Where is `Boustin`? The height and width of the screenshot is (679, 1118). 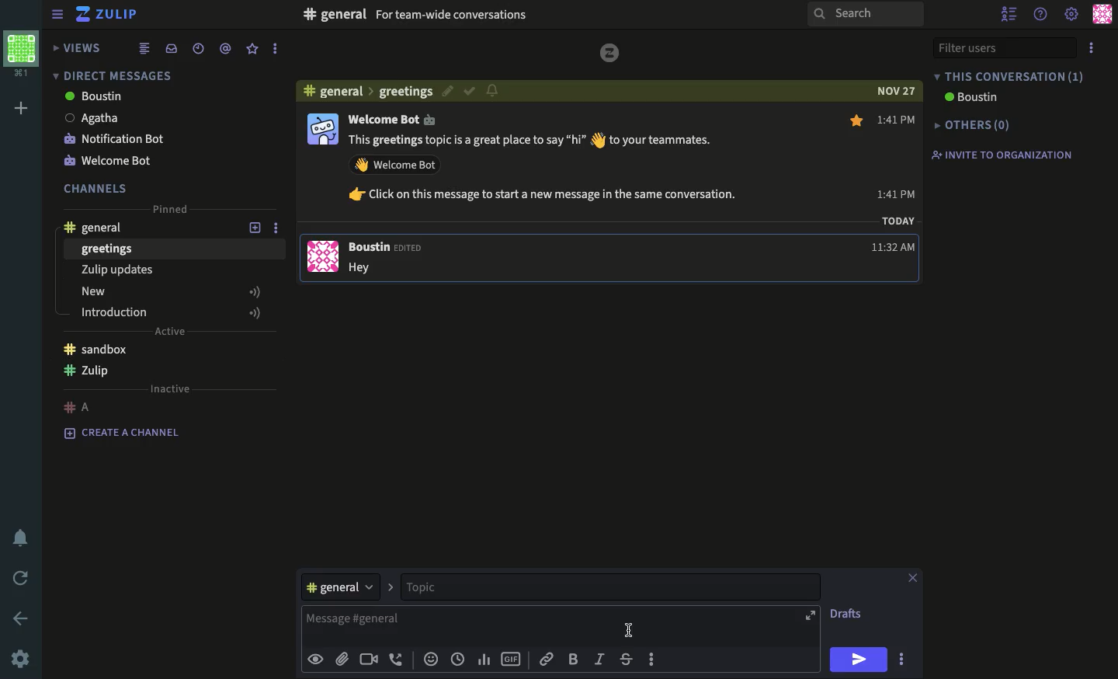
Boustin is located at coordinates (389, 249).